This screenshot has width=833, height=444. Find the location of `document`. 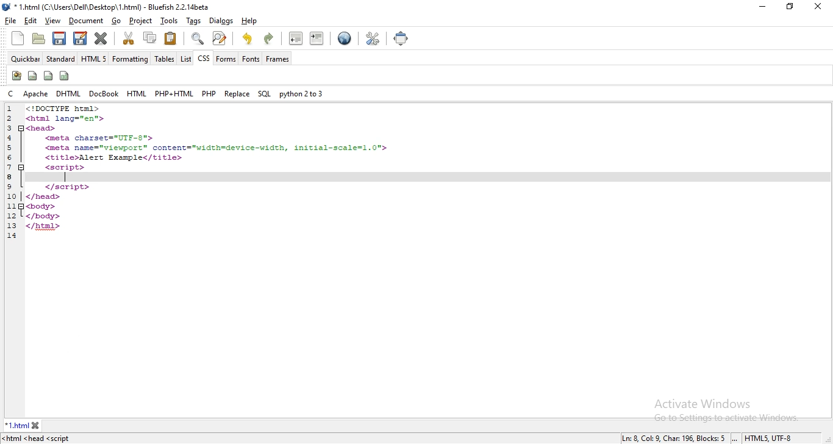

document is located at coordinates (85, 20).